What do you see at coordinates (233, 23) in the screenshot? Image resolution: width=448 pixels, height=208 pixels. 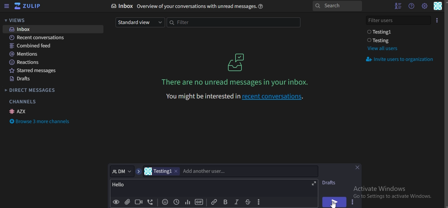 I see `filter` at bounding box center [233, 23].